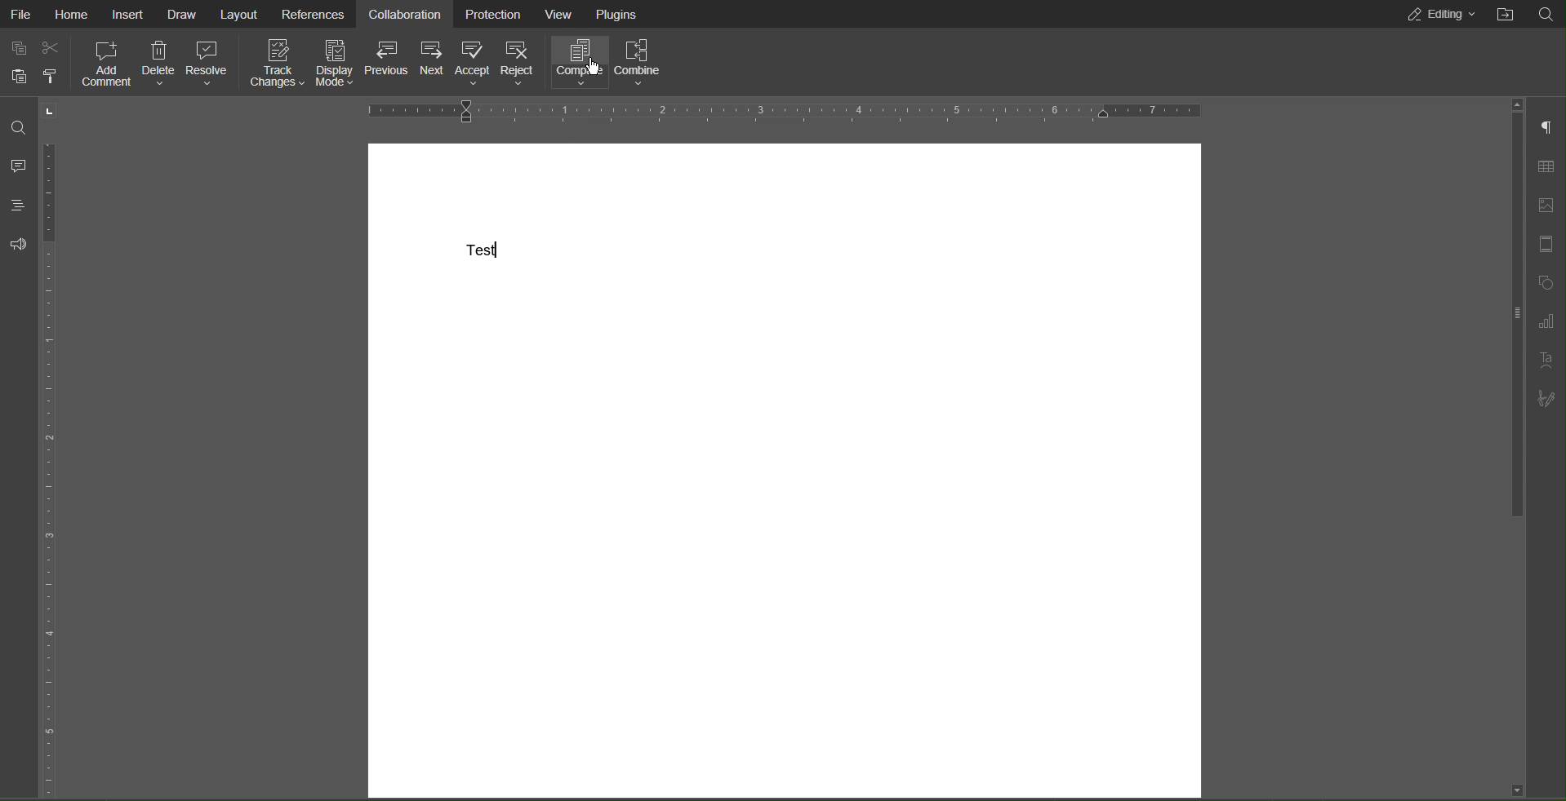 Image resolution: width=1566 pixels, height=801 pixels. Describe the element at coordinates (74, 14) in the screenshot. I see `Home` at that location.